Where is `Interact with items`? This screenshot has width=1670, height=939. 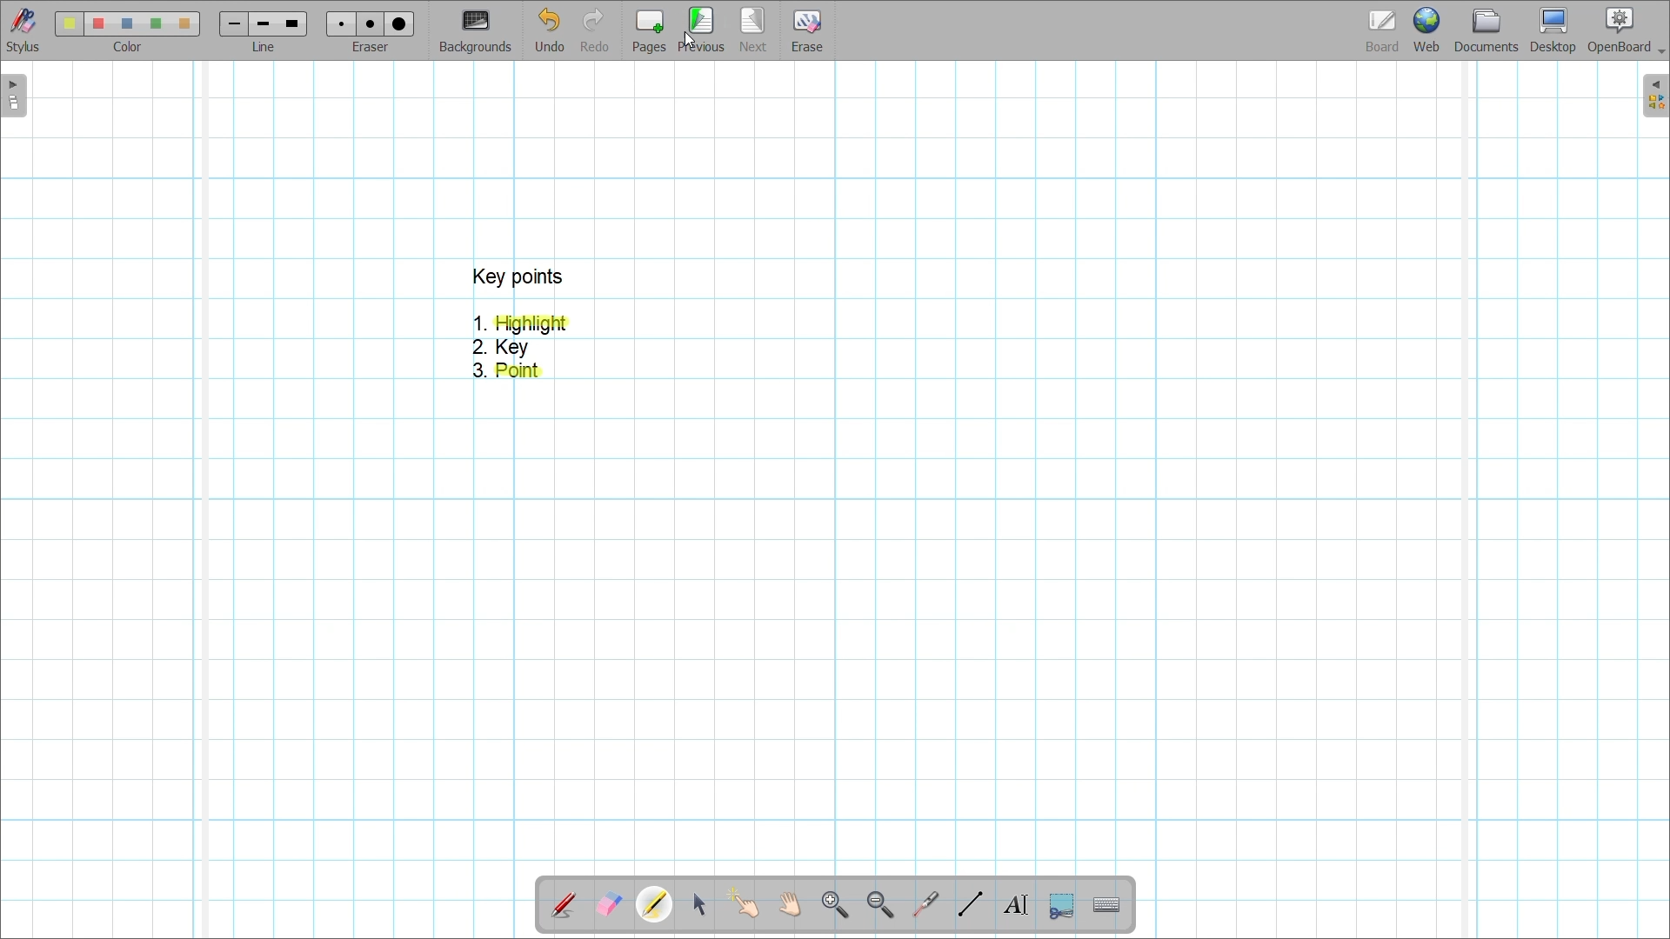 Interact with items is located at coordinates (743, 903).